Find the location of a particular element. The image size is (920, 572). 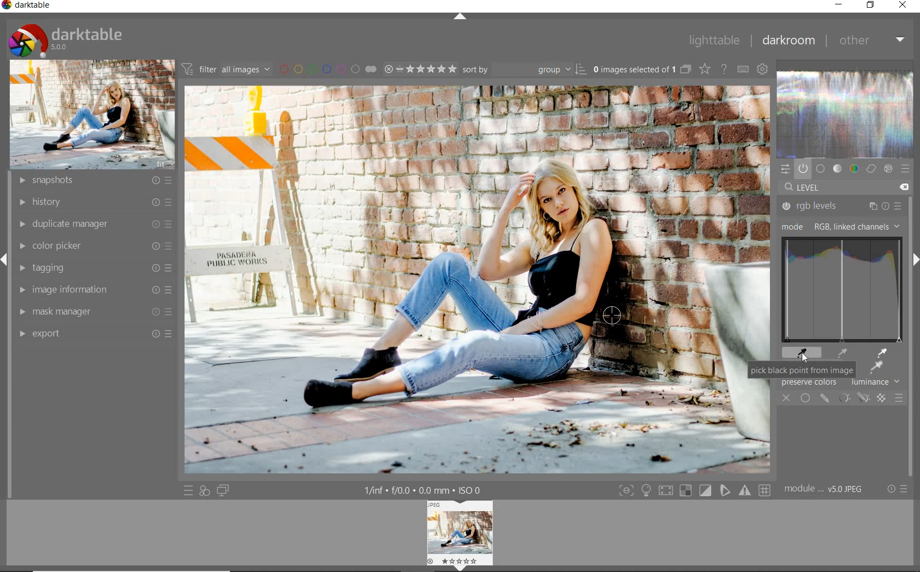

system name is located at coordinates (27, 6).